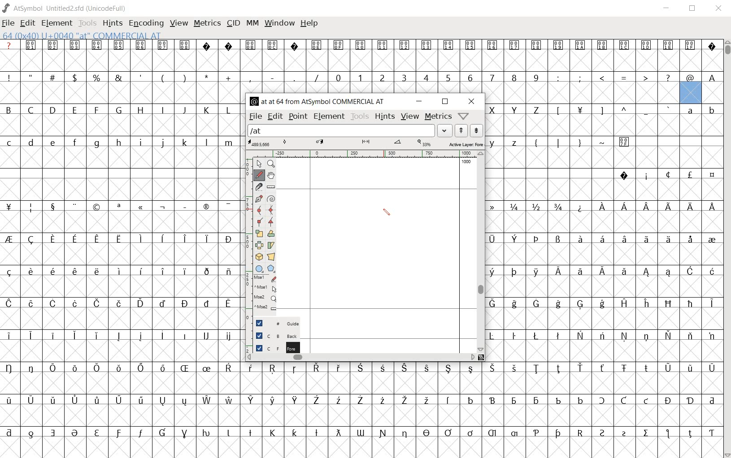  I want to click on glyph, so click(604, 247).